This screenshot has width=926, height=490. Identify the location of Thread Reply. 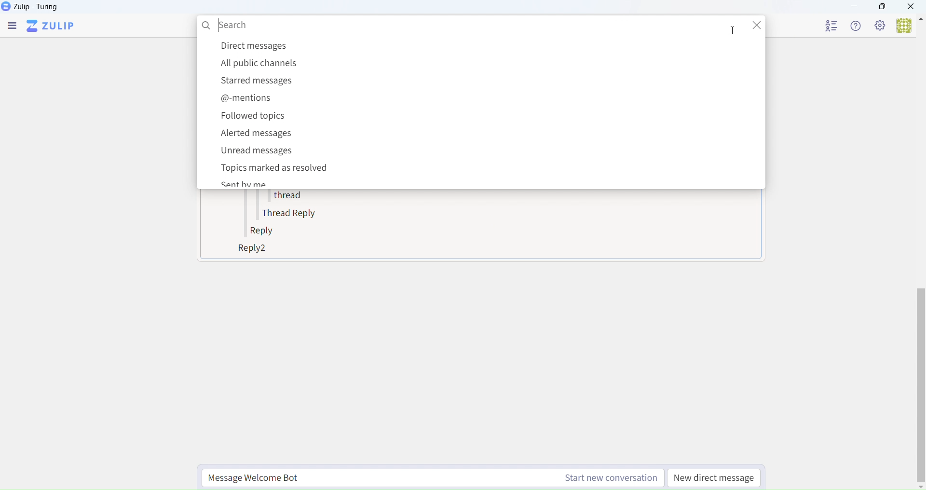
(292, 214).